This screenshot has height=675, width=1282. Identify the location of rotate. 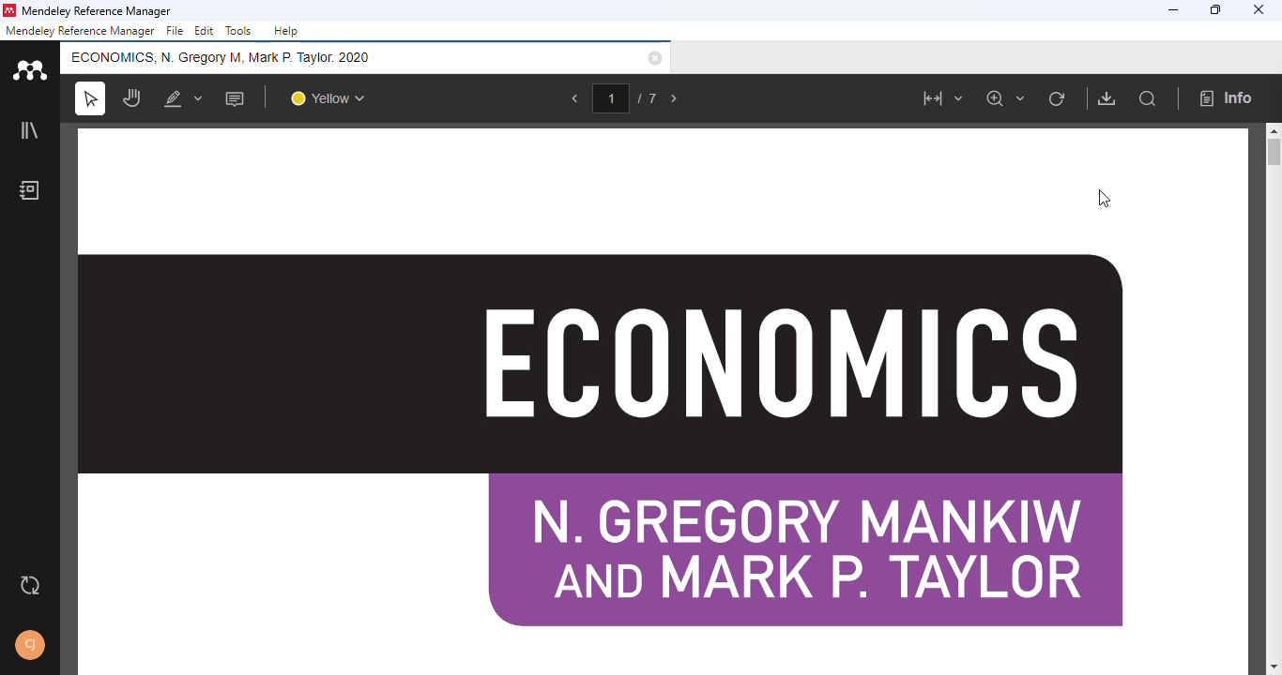
(1057, 99).